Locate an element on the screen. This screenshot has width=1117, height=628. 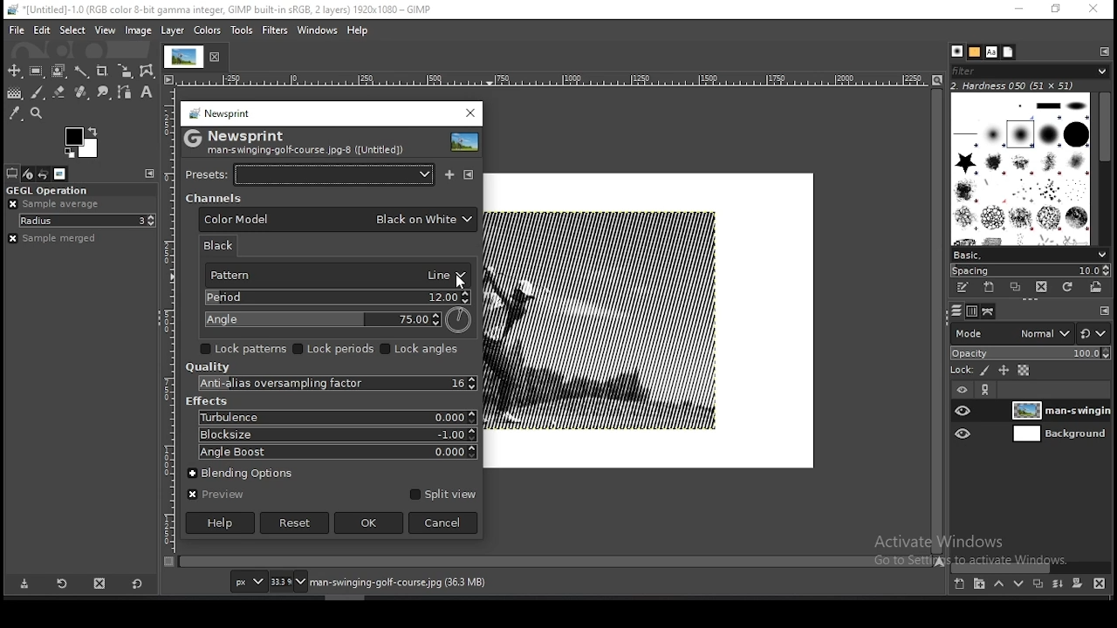
colors is located at coordinates (207, 31).